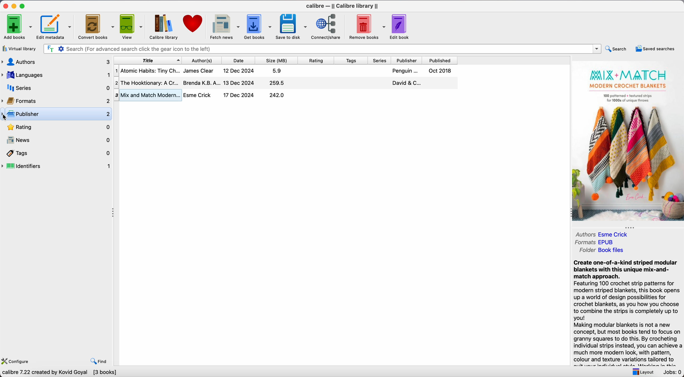  Describe the element at coordinates (96, 26) in the screenshot. I see `convert books` at that location.